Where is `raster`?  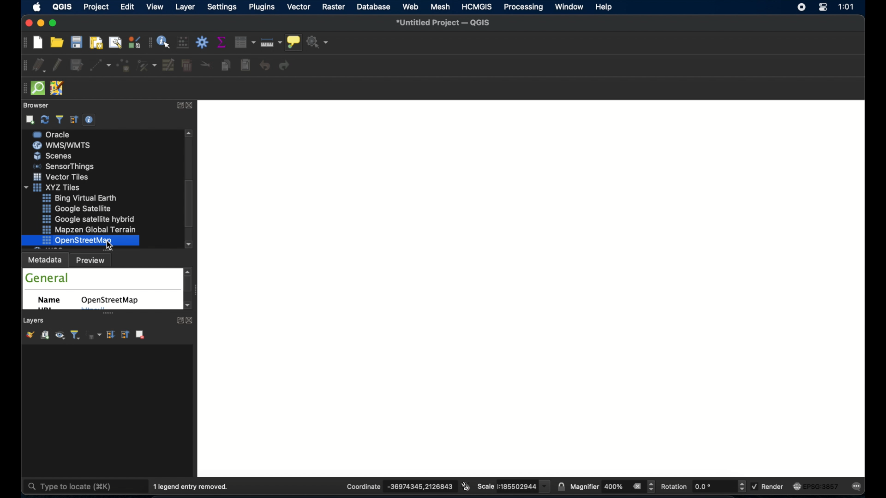
raster is located at coordinates (334, 7).